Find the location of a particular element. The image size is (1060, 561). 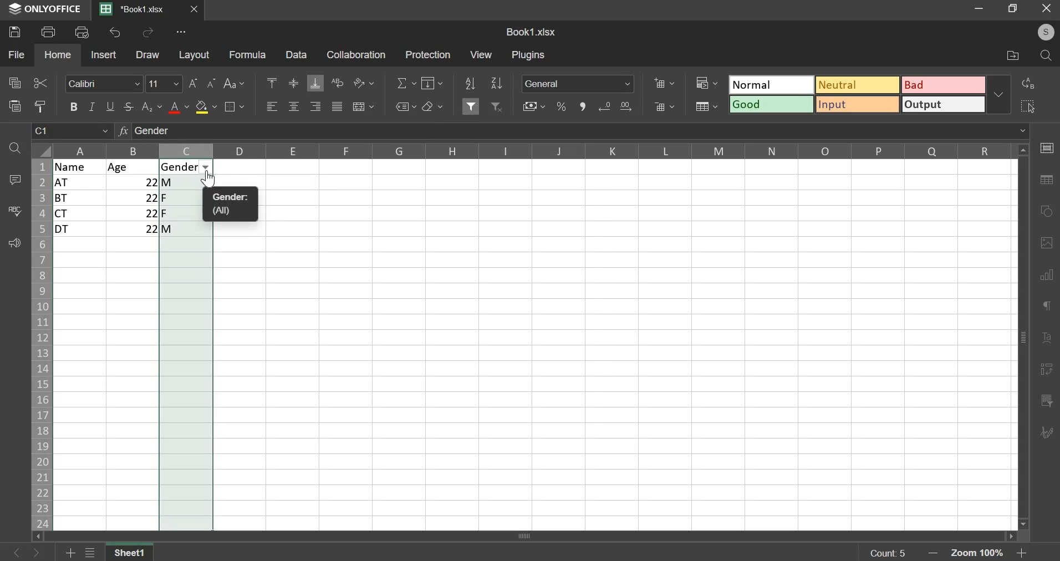

change case is located at coordinates (236, 83).